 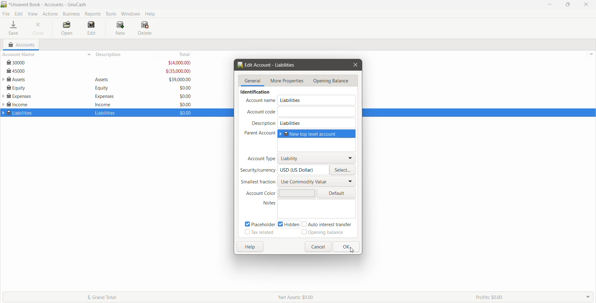 What do you see at coordinates (4, 104) in the screenshot?
I see `expand subaccounts` at bounding box center [4, 104].